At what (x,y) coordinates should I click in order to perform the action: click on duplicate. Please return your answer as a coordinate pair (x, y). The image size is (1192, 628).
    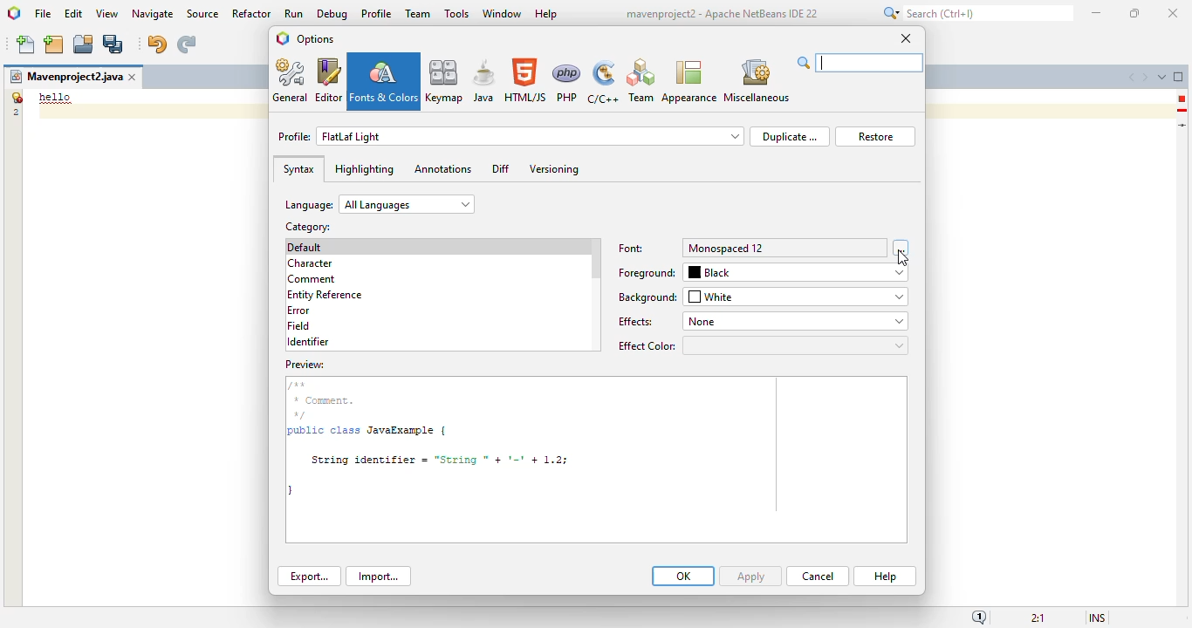
    Looking at the image, I should click on (789, 136).